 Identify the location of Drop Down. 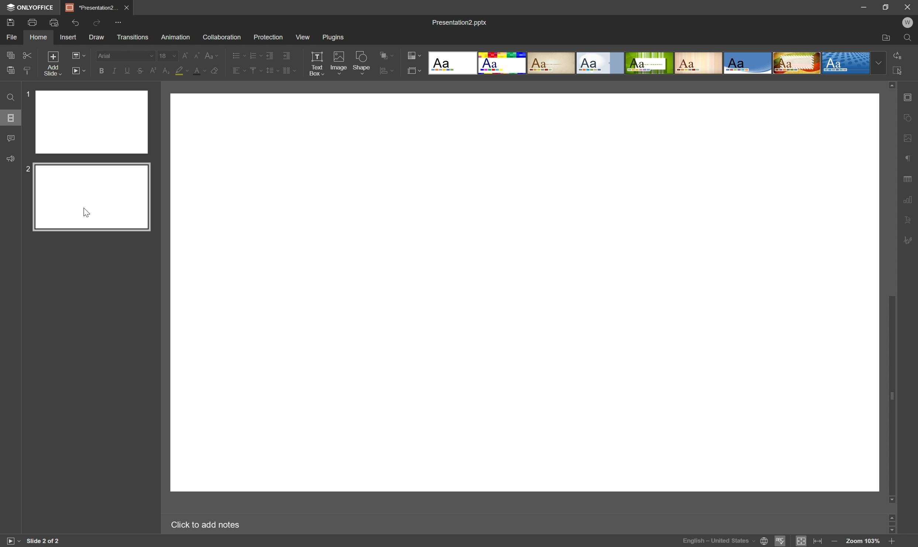
(878, 63).